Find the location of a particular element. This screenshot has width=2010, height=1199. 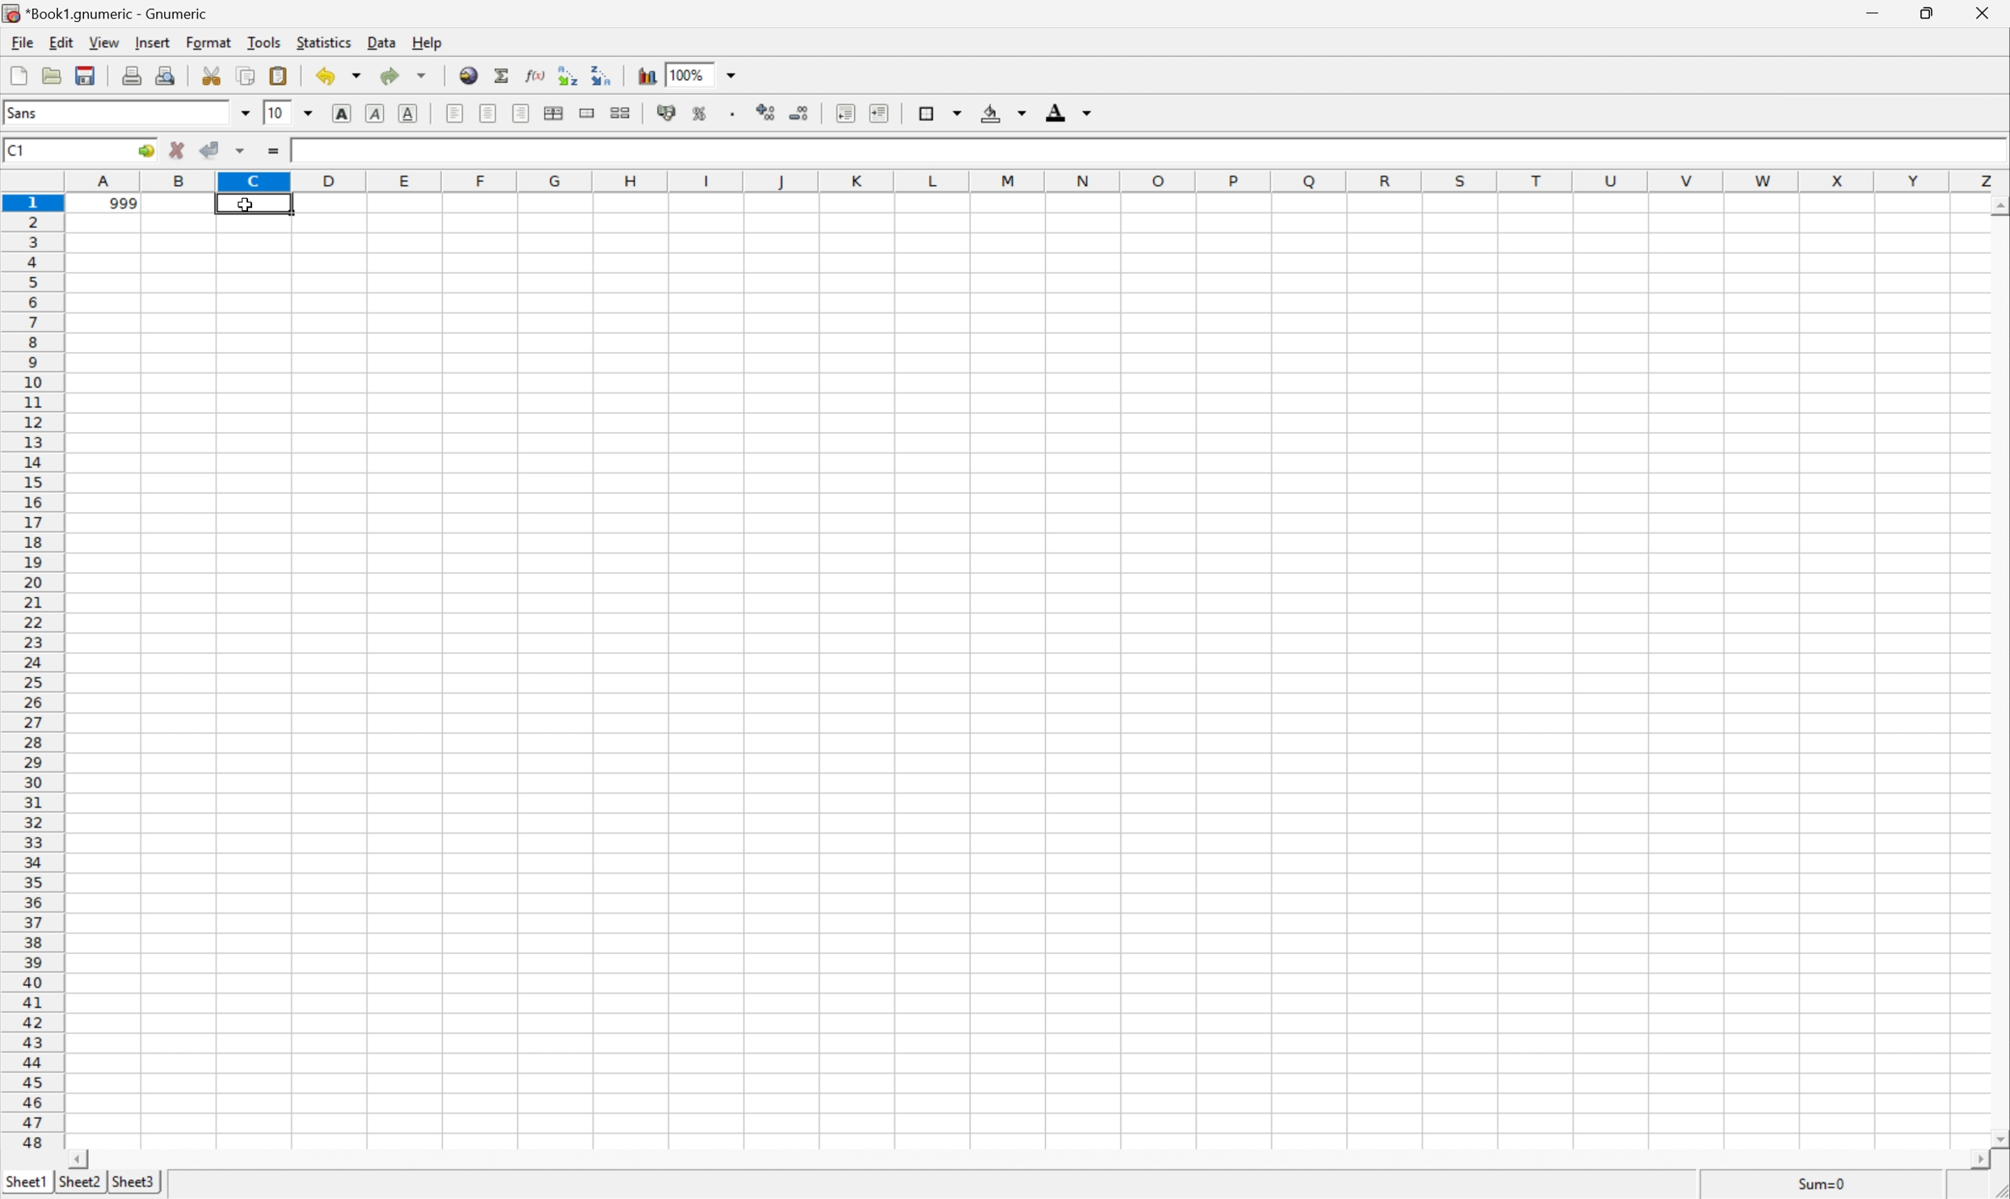

decrease indent is located at coordinates (845, 114).